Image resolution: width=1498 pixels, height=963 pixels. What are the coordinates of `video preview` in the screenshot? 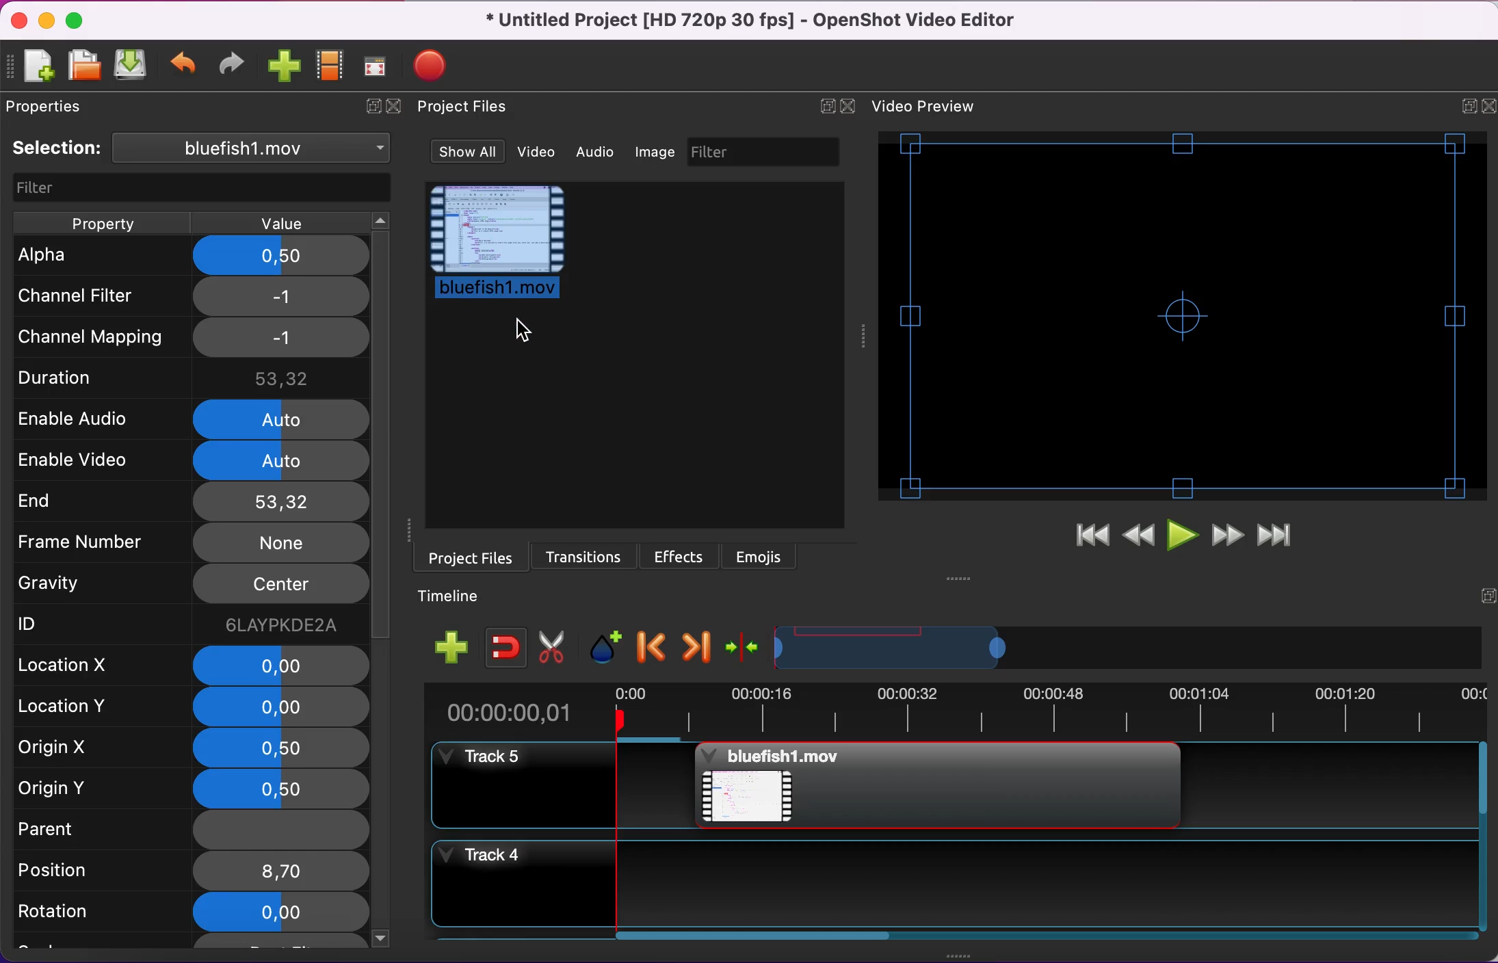 It's located at (934, 107).